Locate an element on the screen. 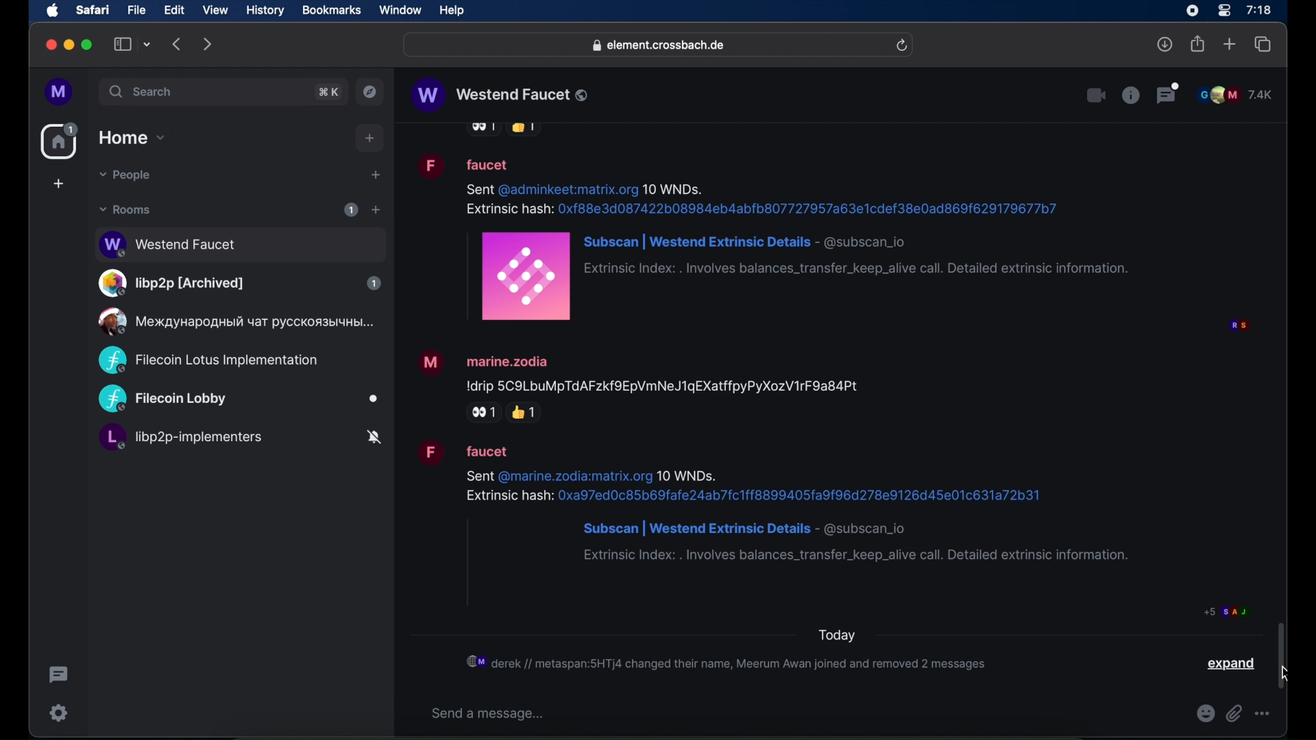 This screenshot has height=740, width=1316. public room is located at coordinates (208, 360).